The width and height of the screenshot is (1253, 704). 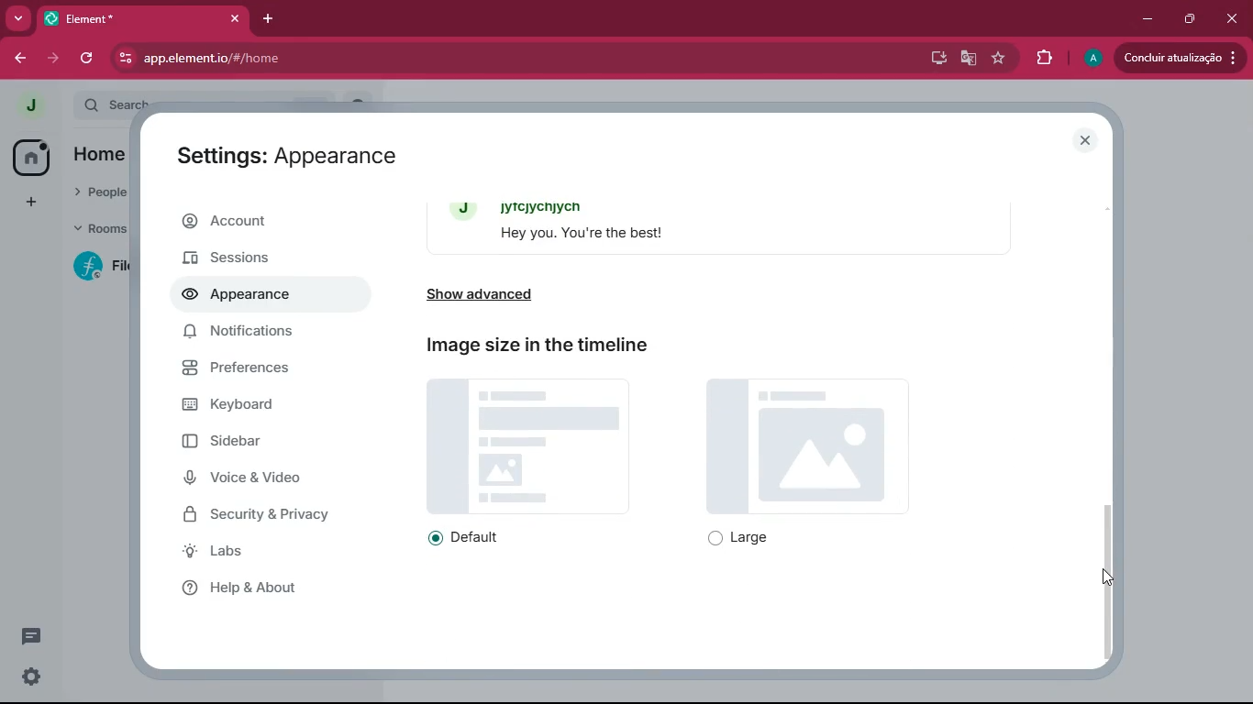 I want to click on preferences, so click(x=256, y=374).